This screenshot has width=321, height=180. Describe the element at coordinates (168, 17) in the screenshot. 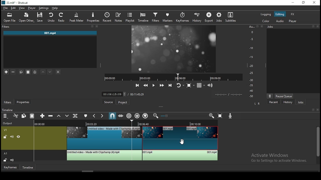

I see `markers` at that location.